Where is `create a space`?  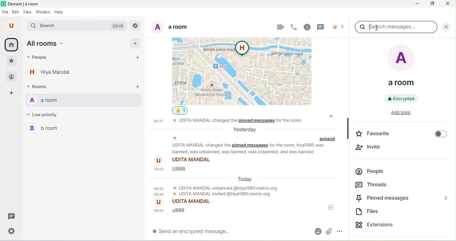 create a space is located at coordinates (14, 93).